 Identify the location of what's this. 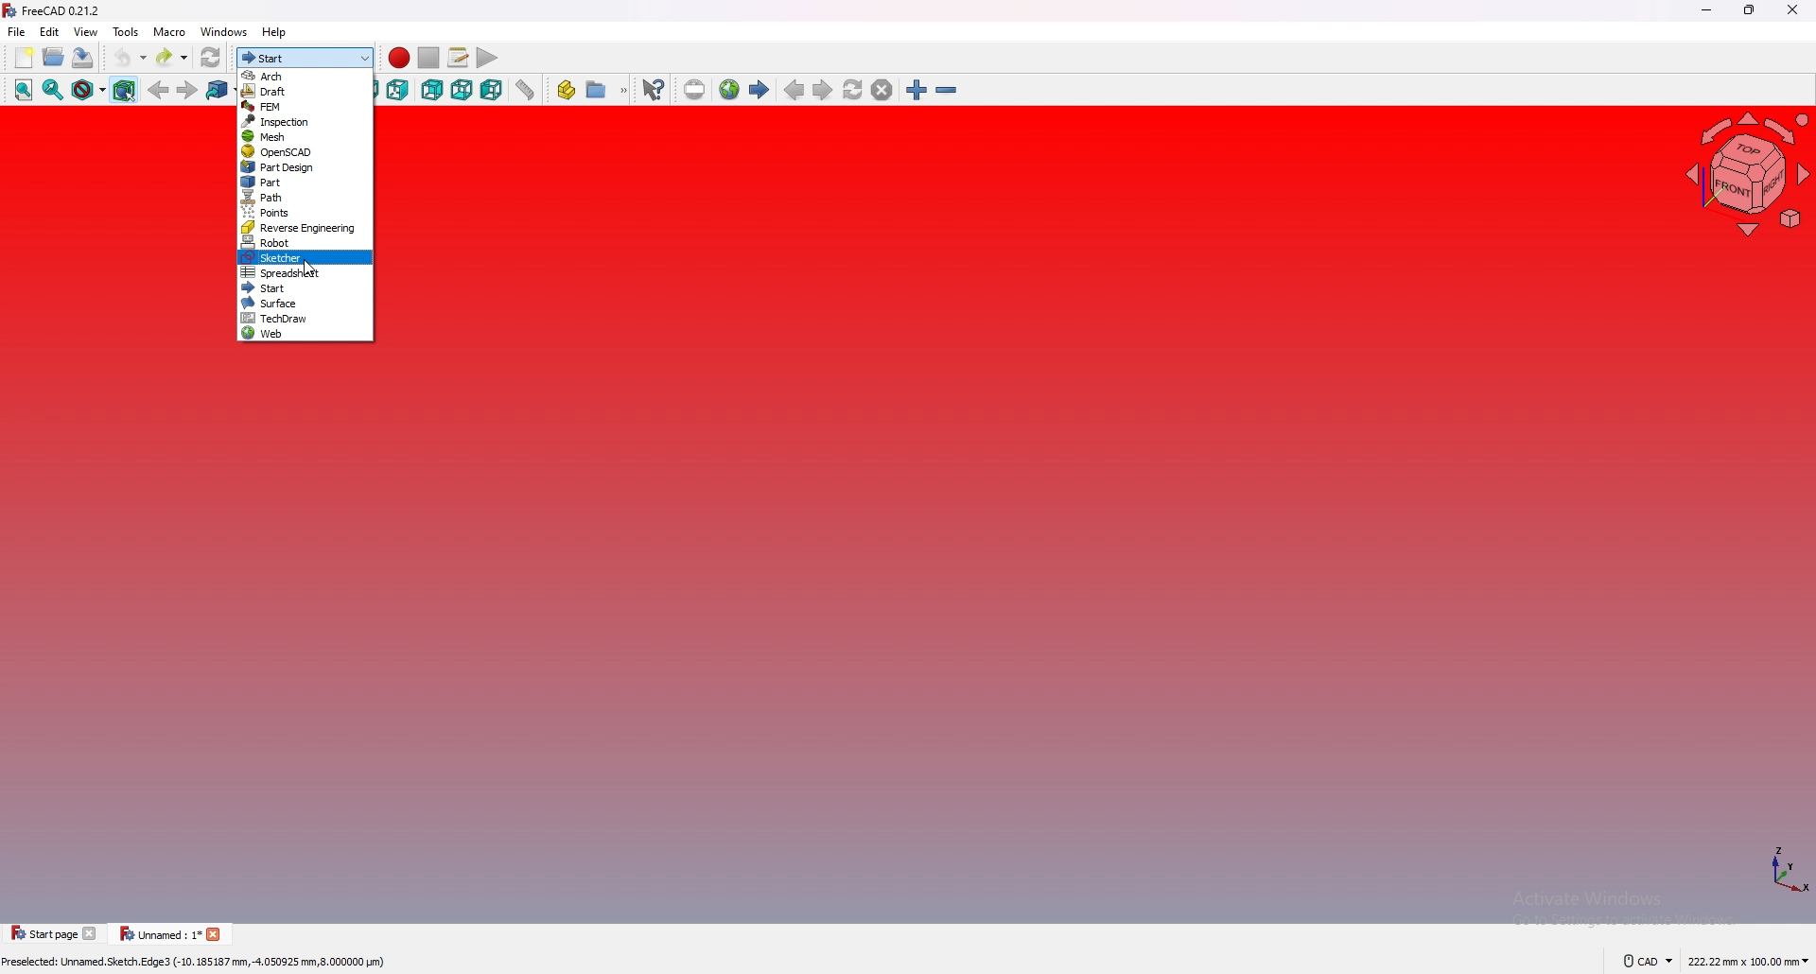
(652, 90).